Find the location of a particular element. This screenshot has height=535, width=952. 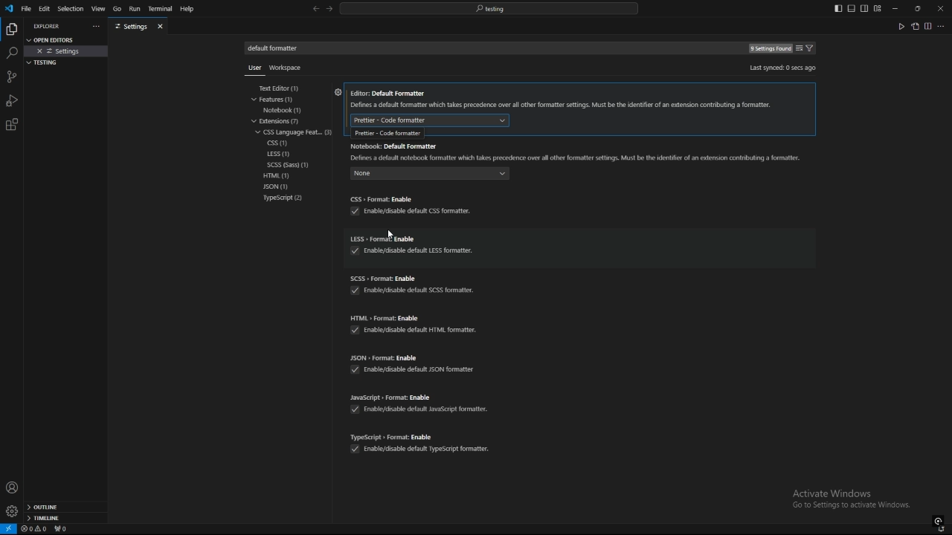

timeline is located at coordinates (65, 519).